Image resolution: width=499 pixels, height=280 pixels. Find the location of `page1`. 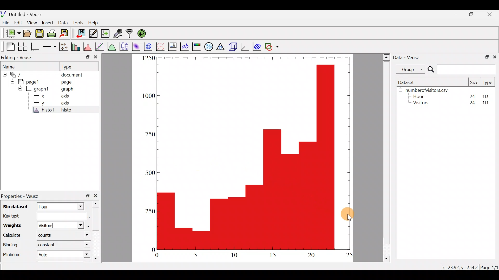

page1 is located at coordinates (31, 82).